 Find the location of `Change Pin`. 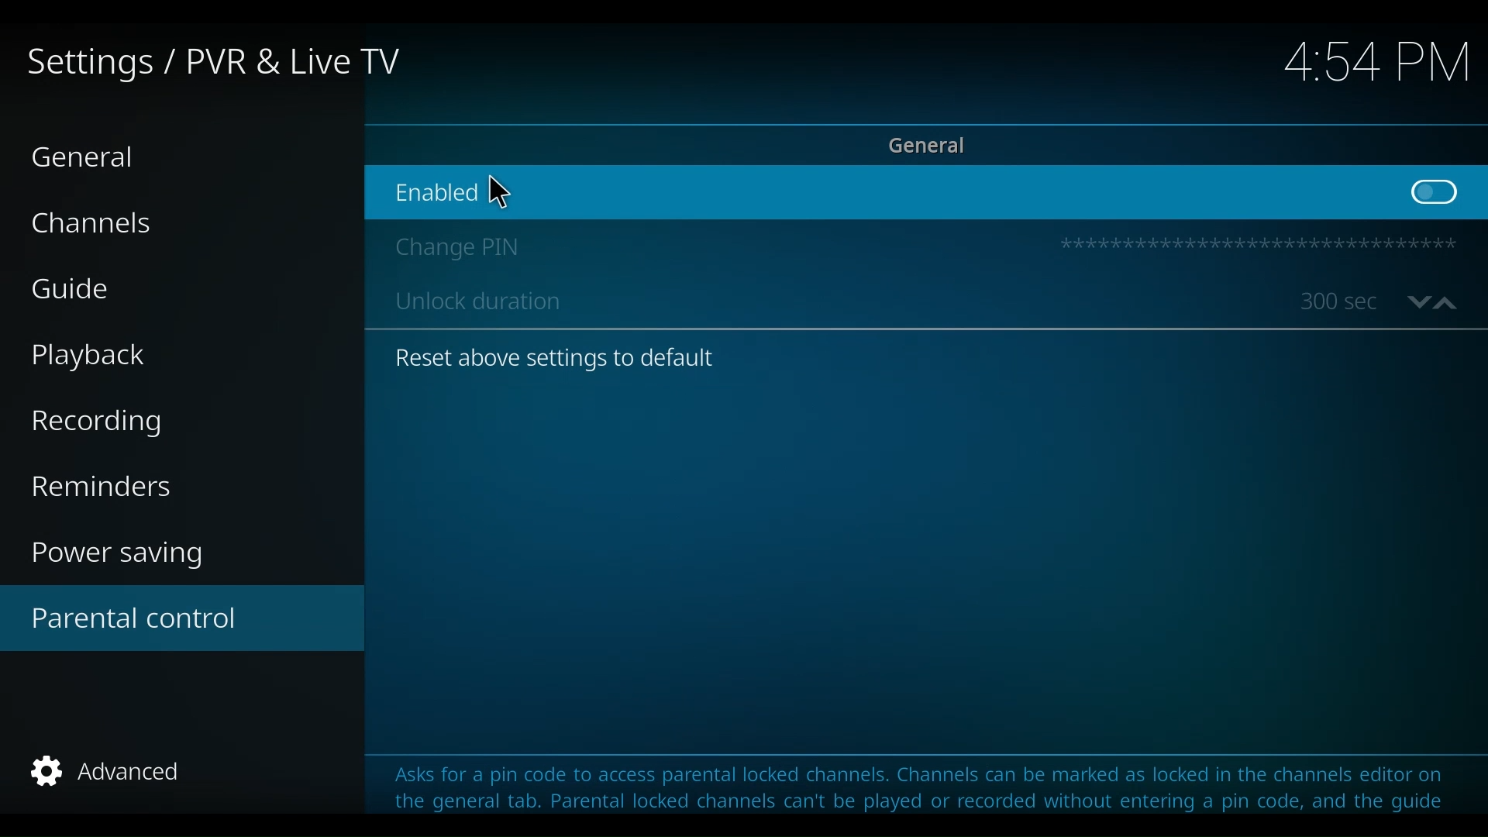

Change Pin is located at coordinates (715, 246).